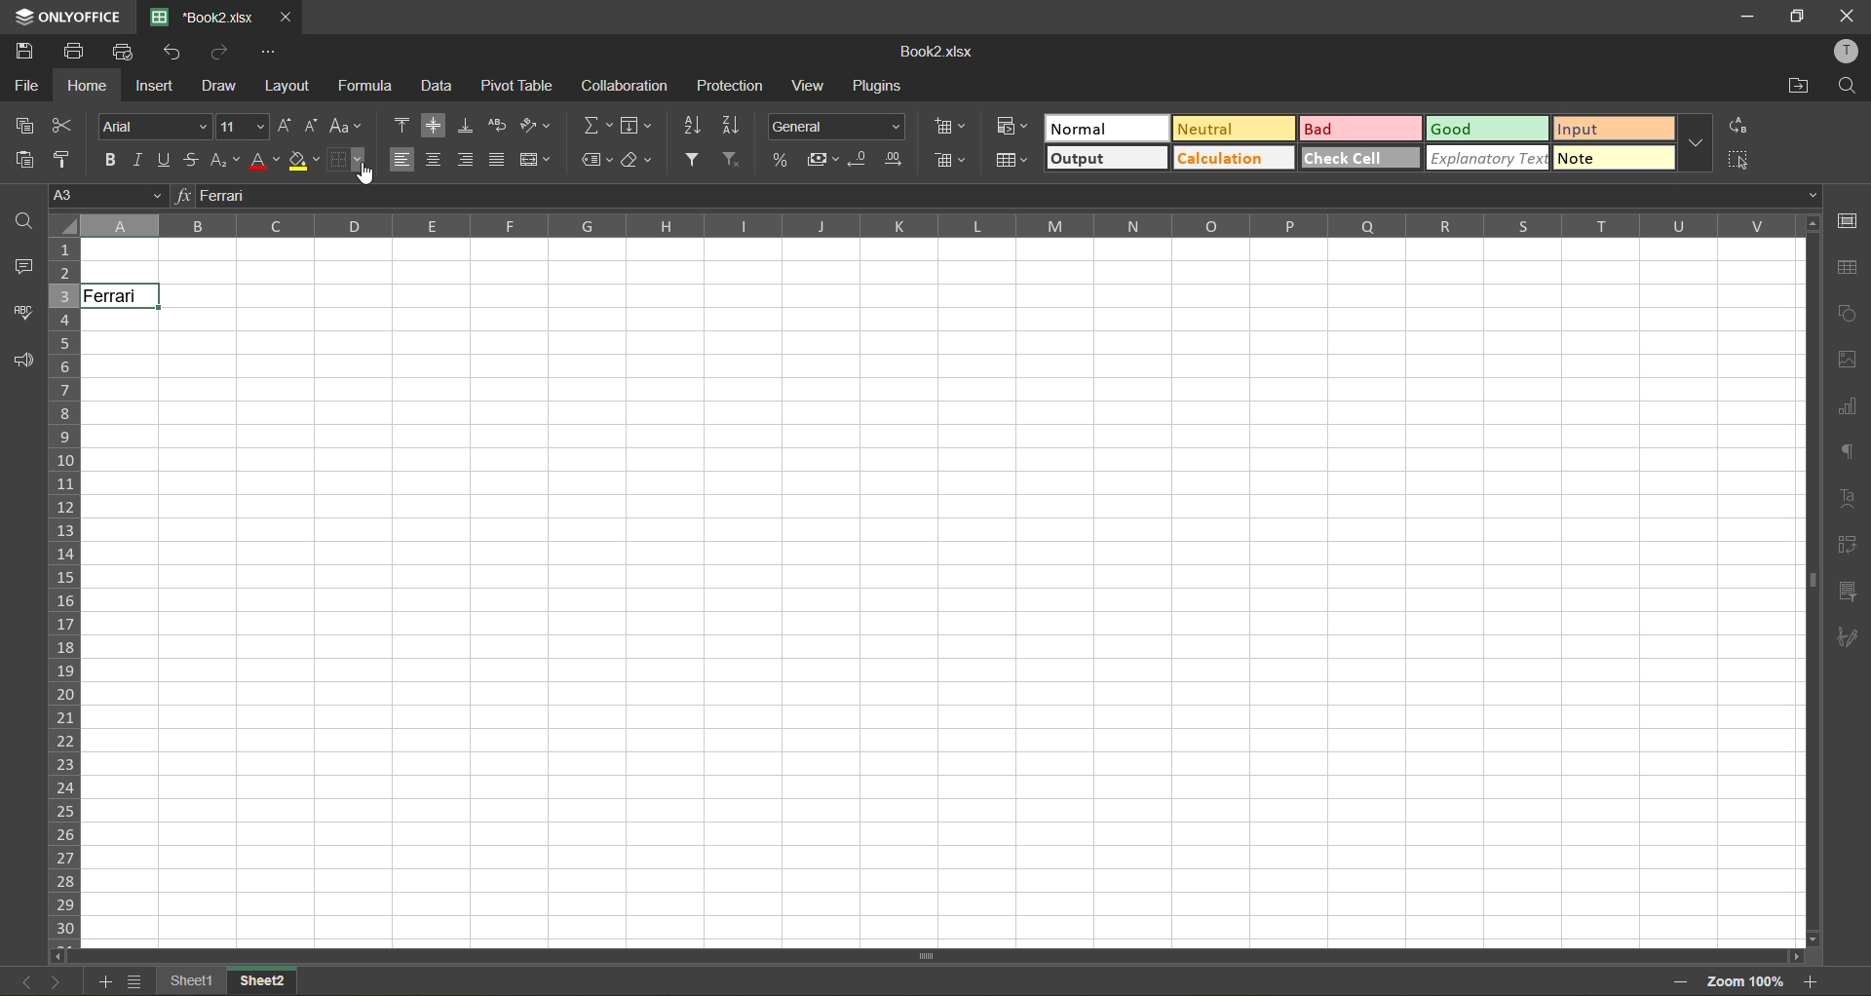 This screenshot has width=1871, height=996. What do you see at coordinates (941, 52) in the screenshot?
I see `Book2.xlsx` at bounding box center [941, 52].